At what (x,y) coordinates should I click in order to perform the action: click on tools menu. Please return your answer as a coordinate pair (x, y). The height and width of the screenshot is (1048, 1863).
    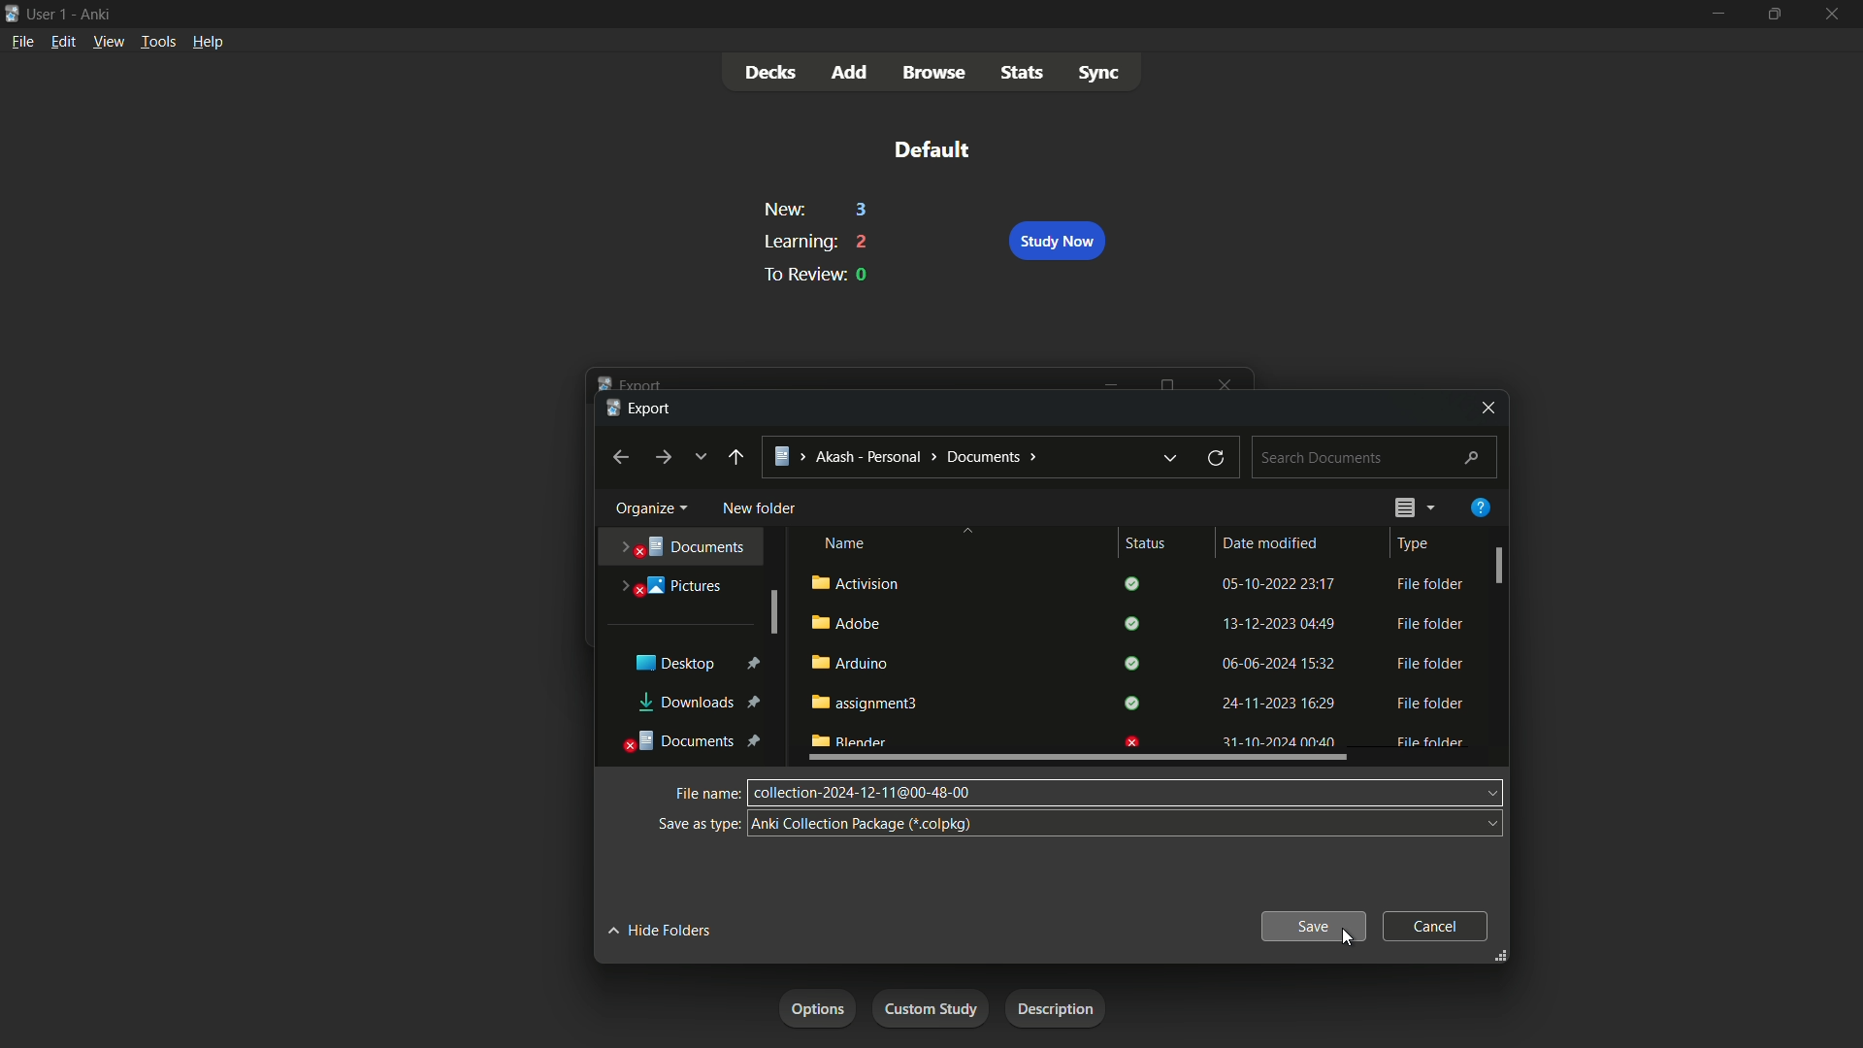
    Looking at the image, I should click on (156, 42).